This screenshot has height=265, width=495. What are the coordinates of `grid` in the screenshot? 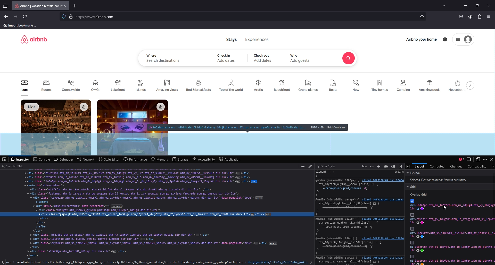 It's located at (450, 187).